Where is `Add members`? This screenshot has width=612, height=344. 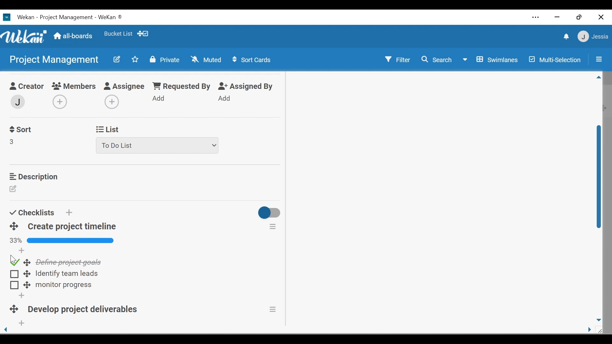 Add members is located at coordinates (62, 103).